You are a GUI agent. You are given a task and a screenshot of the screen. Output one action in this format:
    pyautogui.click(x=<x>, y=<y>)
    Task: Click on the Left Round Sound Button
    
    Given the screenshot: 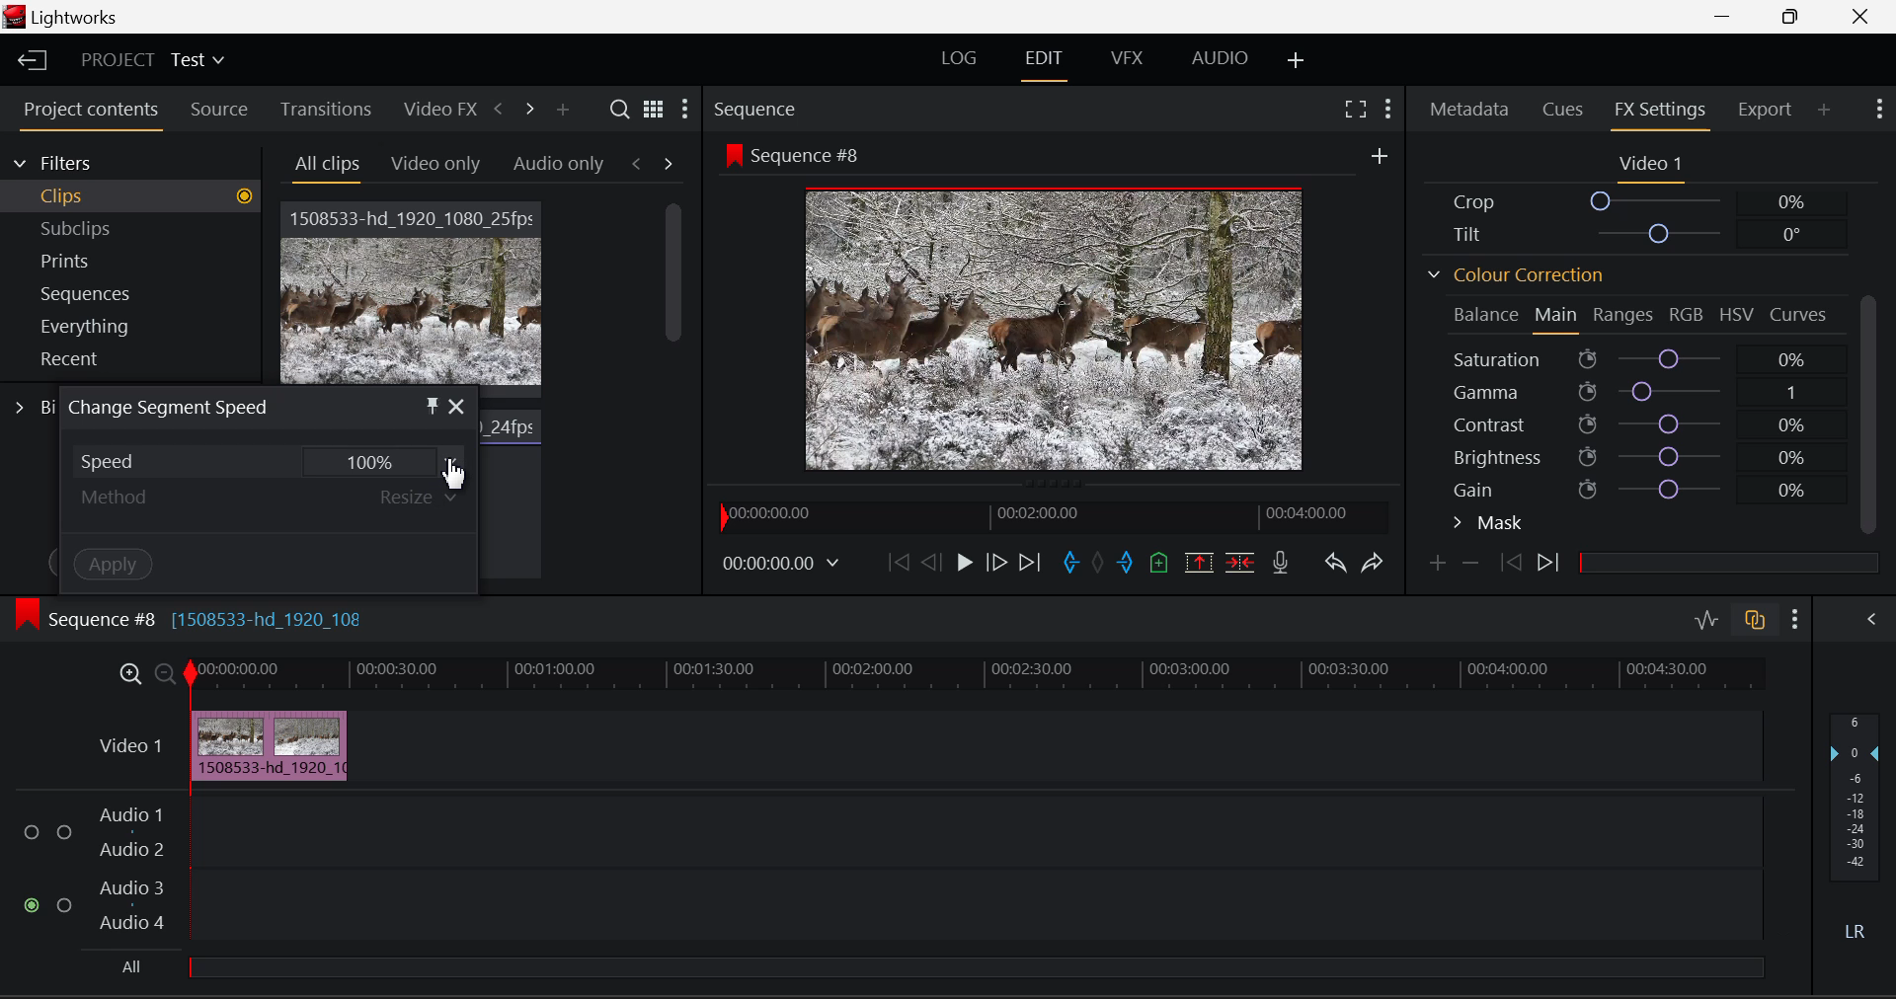 What is the action you would take?
    pyautogui.click(x=1853, y=931)
    